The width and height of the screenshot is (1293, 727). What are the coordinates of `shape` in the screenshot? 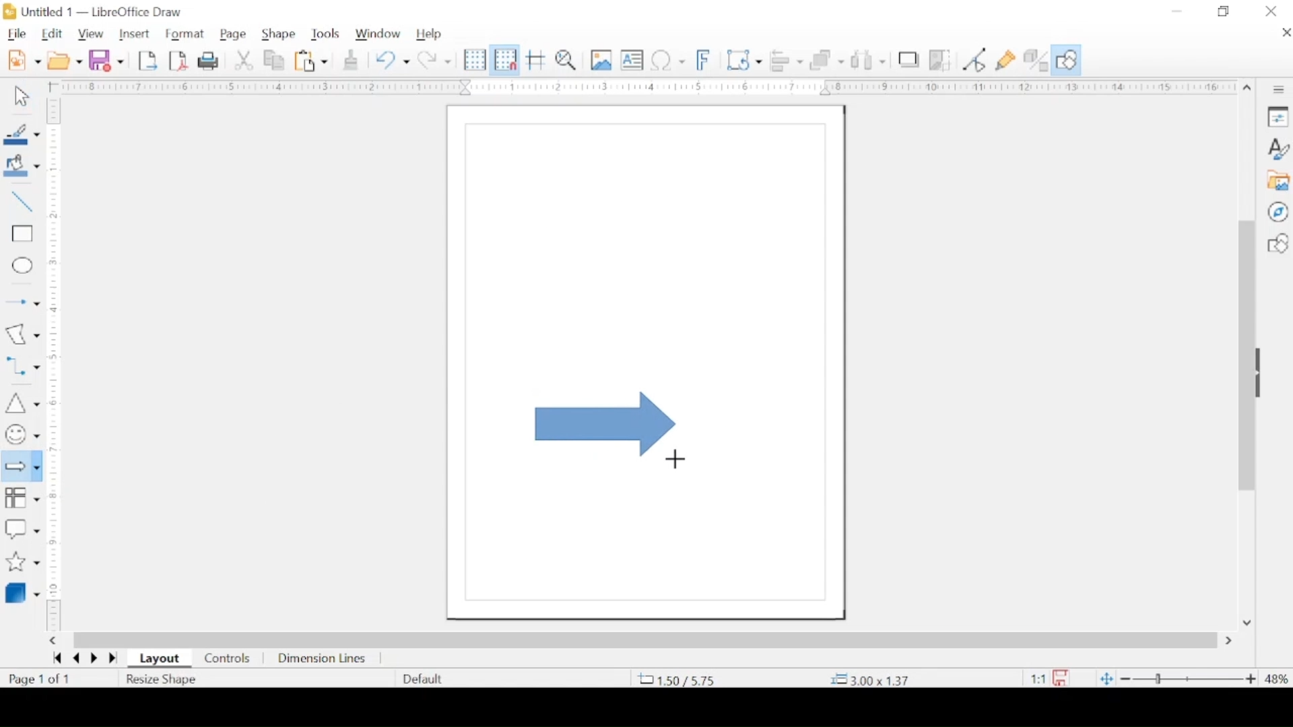 It's located at (279, 34).